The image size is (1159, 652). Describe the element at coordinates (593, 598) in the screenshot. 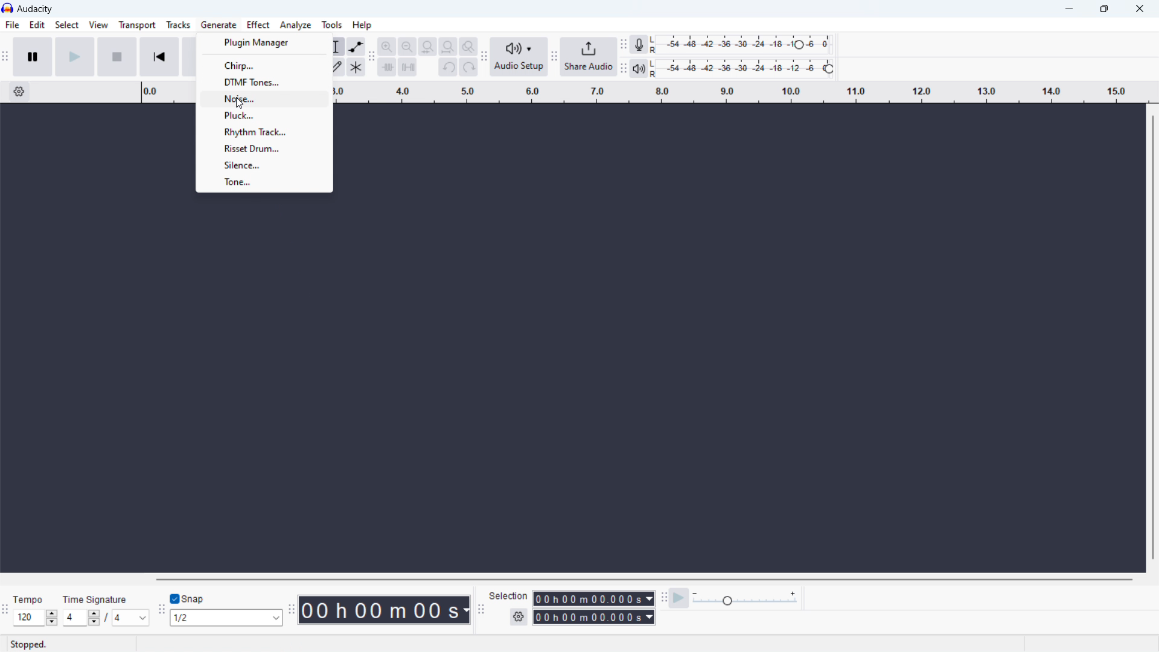

I see `start time` at that location.